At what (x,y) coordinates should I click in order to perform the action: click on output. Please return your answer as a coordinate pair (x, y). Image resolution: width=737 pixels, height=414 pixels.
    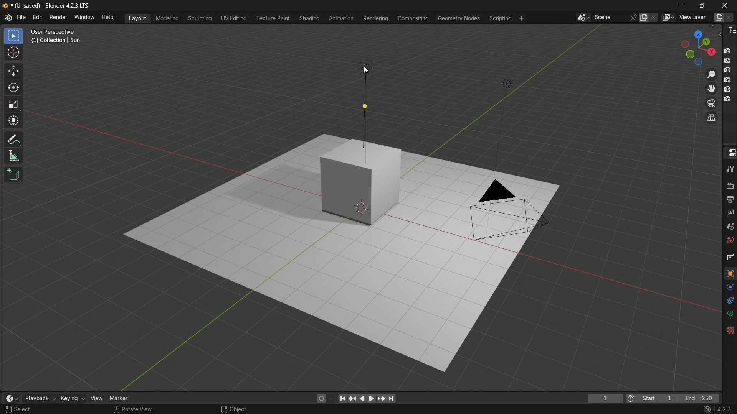
    Looking at the image, I should click on (730, 200).